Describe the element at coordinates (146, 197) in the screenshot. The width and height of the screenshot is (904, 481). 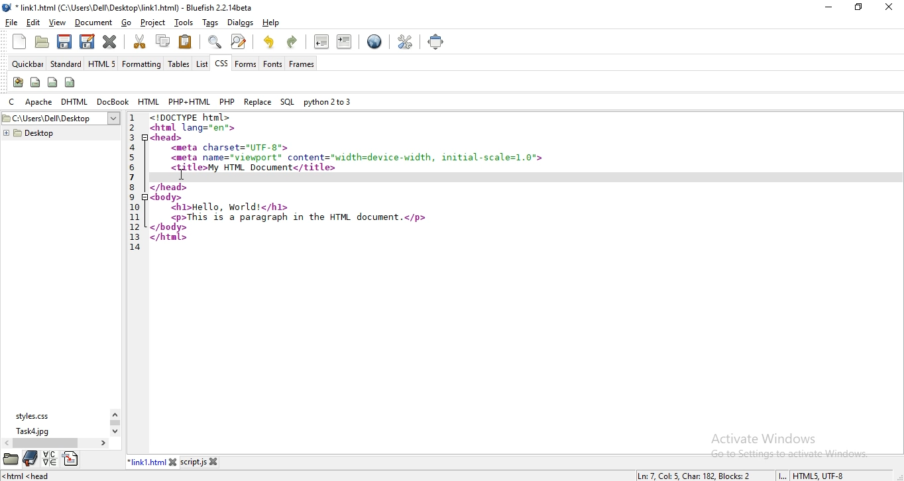
I see `code fold` at that location.